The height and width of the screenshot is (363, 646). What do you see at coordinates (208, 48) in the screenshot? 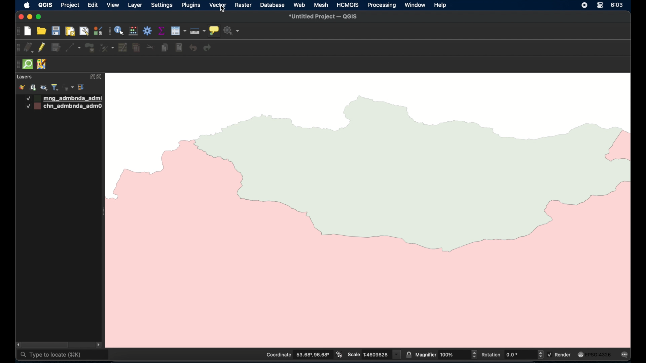
I see `redo` at bounding box center [208, 48].